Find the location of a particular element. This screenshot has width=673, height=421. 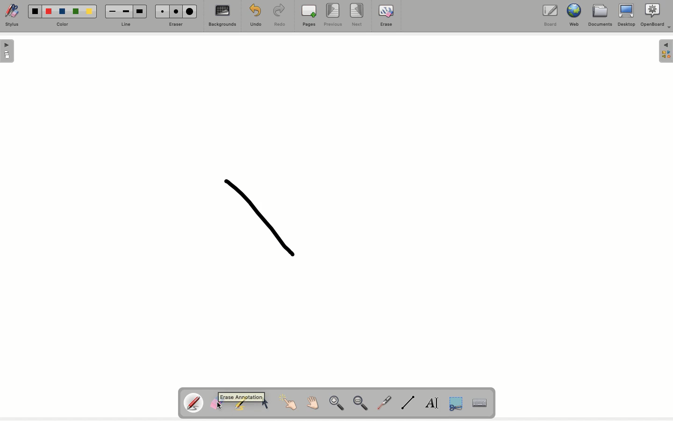

Backgrounds is located at coordinates (223, 17).